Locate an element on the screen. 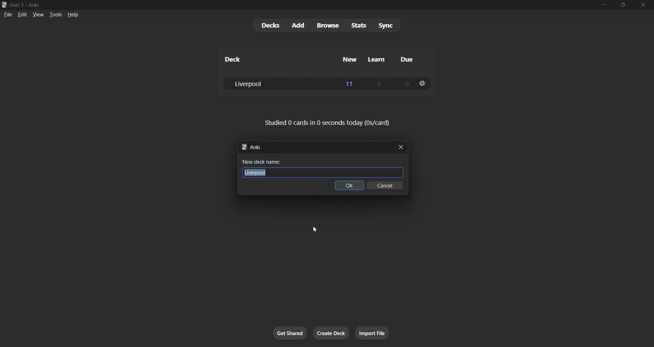 The image size is (654, 347). close is located at coordinates (399, 146).